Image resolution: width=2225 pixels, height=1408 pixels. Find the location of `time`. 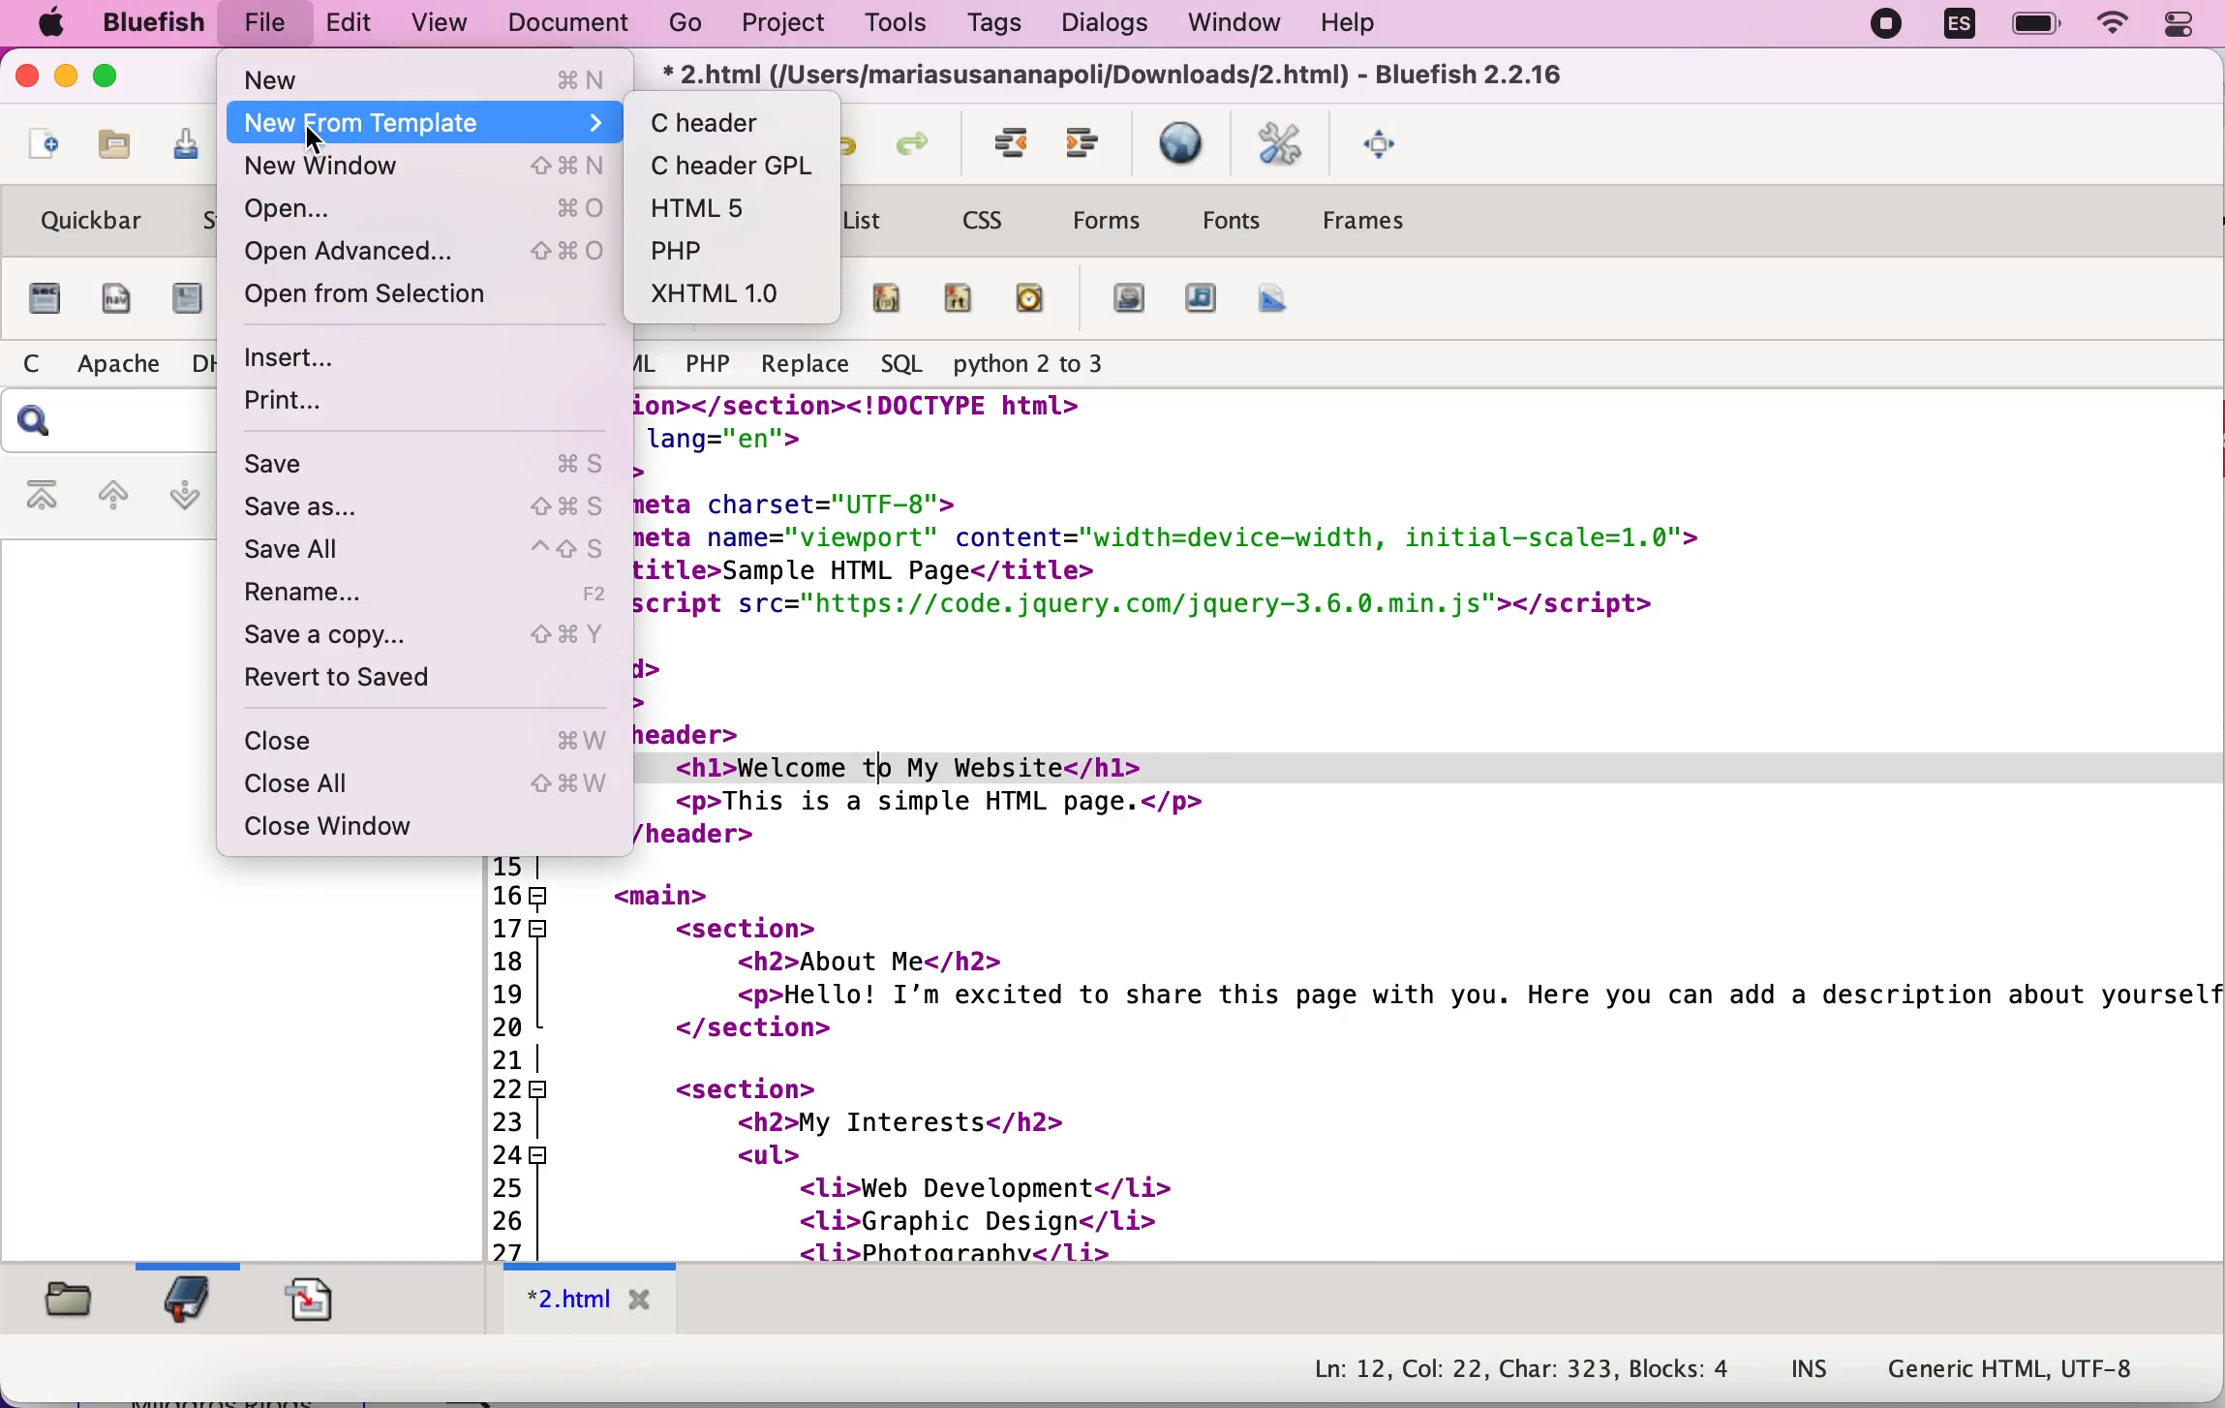

time is located at coordinates (1033, 301).